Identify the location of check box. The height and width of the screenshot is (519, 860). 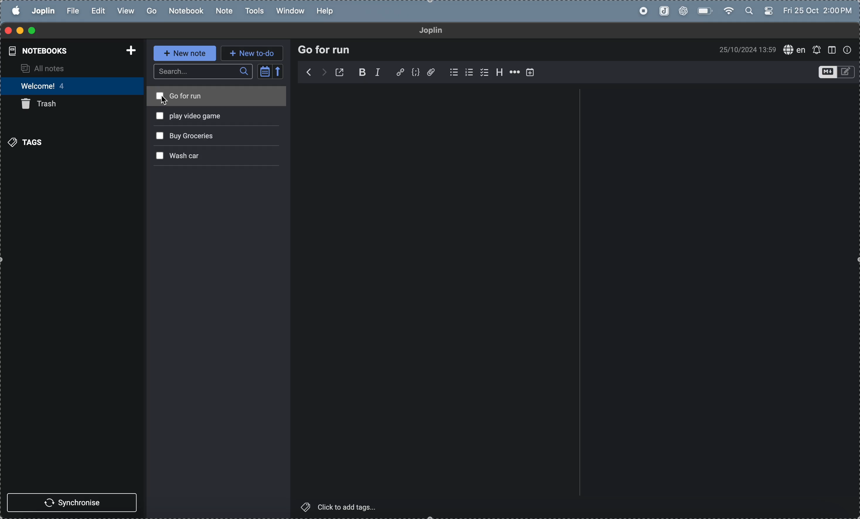
(483, 72).